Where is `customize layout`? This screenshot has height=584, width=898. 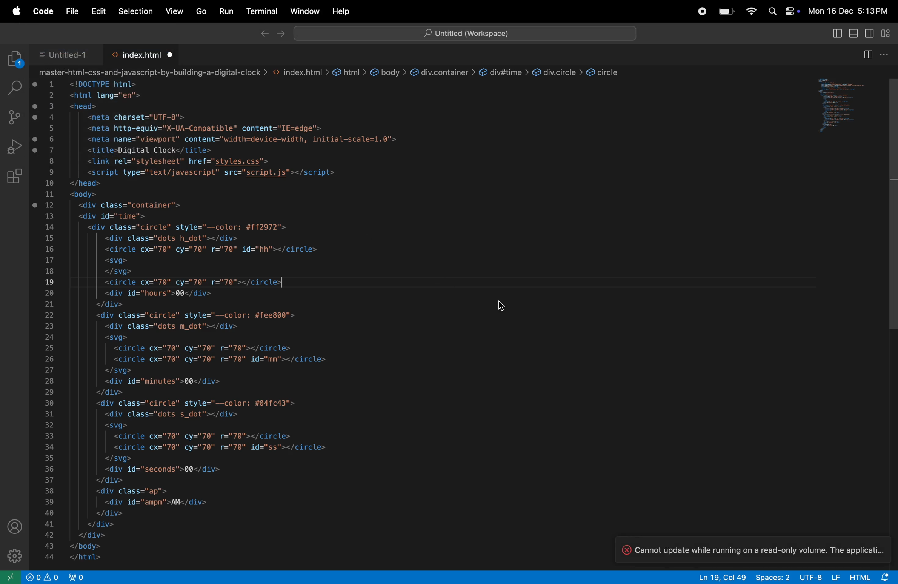 customize layout is located at coordinates (886, 33).